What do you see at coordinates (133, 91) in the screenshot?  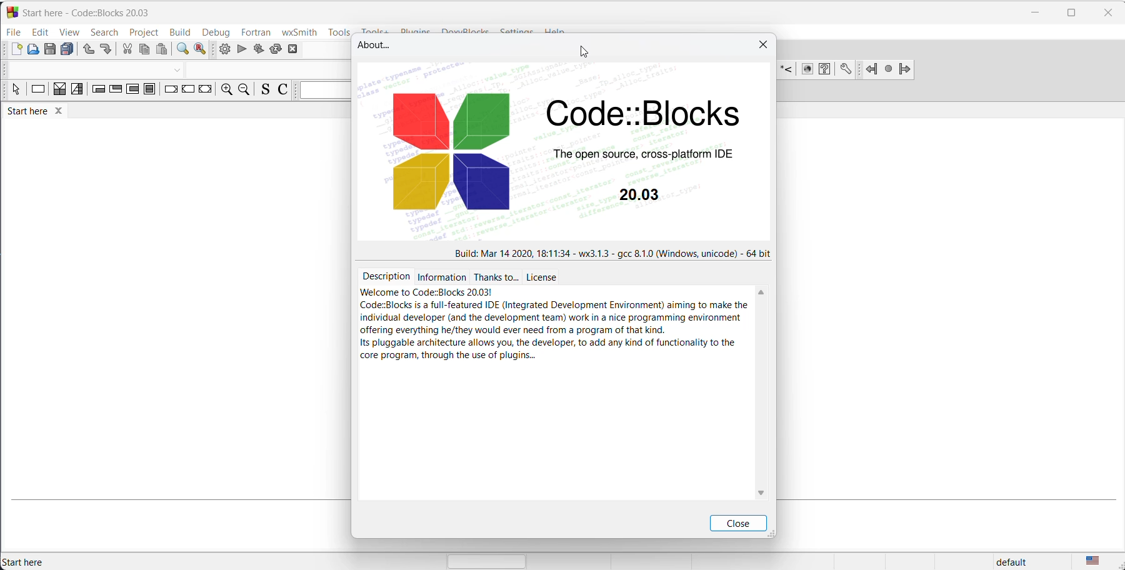 I see `counting loop` at bounding box center [133, 91].